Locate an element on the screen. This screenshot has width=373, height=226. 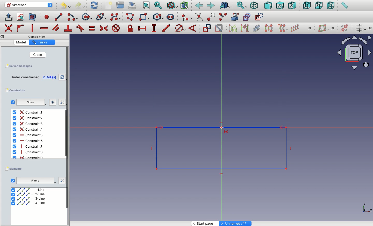
scroll is located at coordinates (68, 136).